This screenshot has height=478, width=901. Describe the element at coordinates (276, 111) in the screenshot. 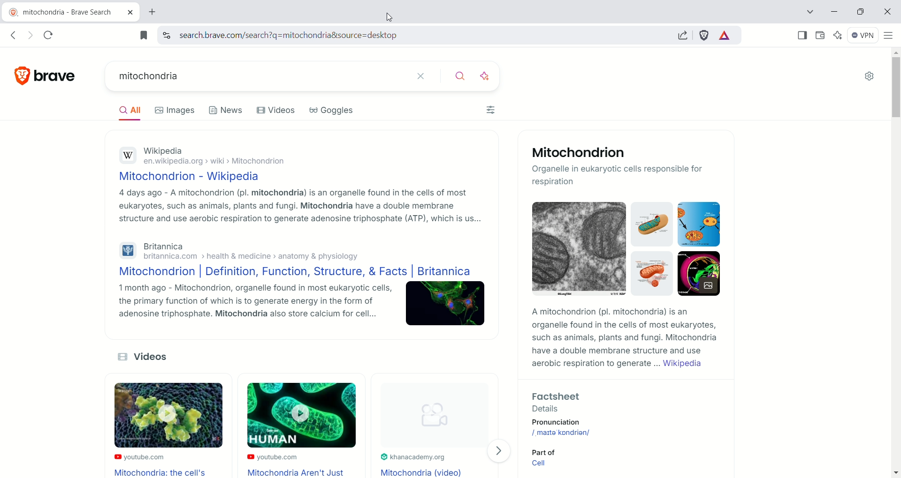

I see `Videos` at that location.